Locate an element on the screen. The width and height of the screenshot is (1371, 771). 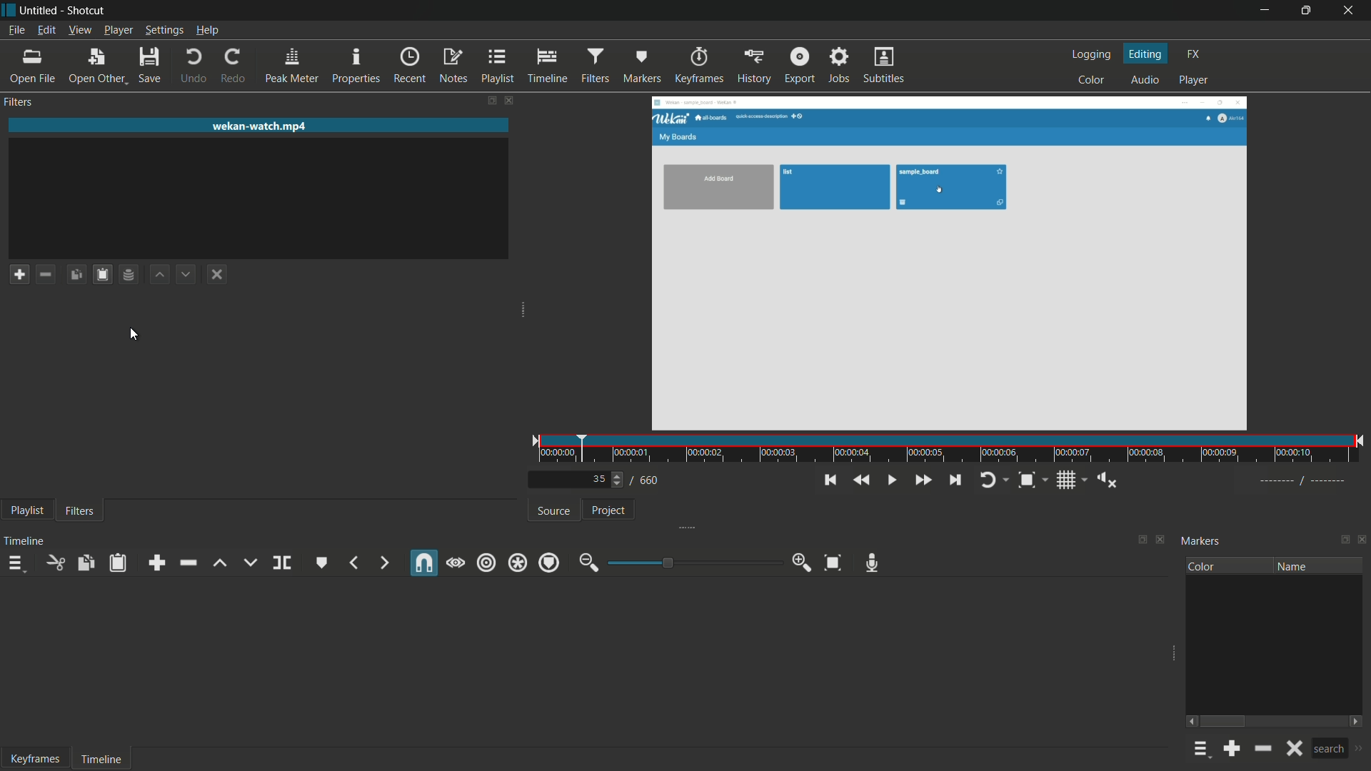
timeline menu is located at coordinates (15, 564).